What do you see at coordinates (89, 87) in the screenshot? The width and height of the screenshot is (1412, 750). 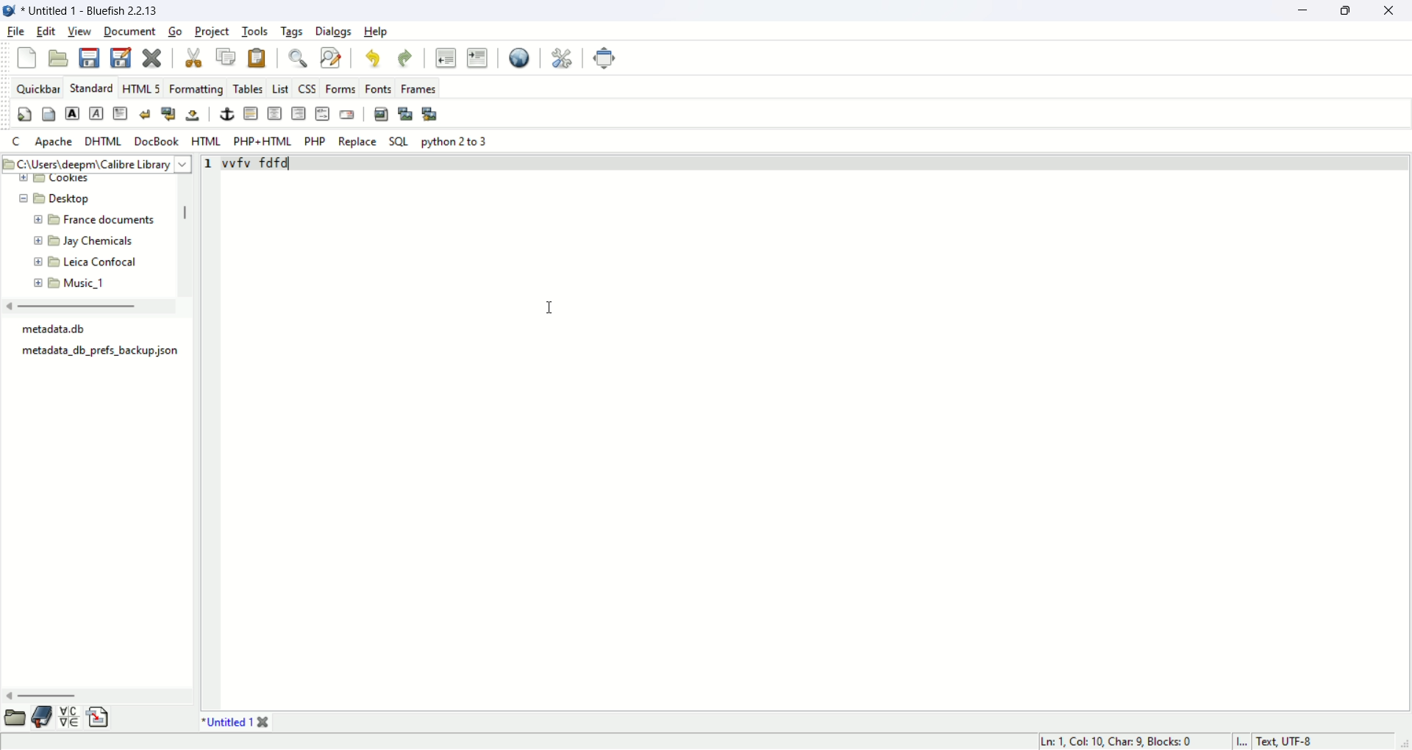 I see `STANDARD` at bounding box center [89, 87].